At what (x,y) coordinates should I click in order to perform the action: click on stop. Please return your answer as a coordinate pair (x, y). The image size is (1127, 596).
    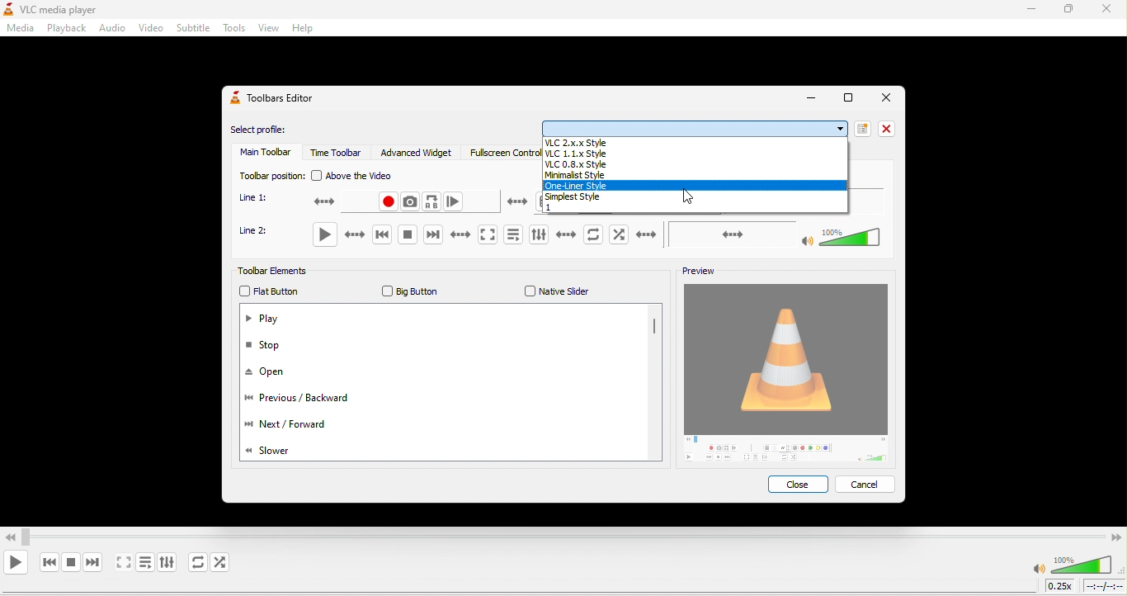
    Looking at the image, I should click on (275, 349).